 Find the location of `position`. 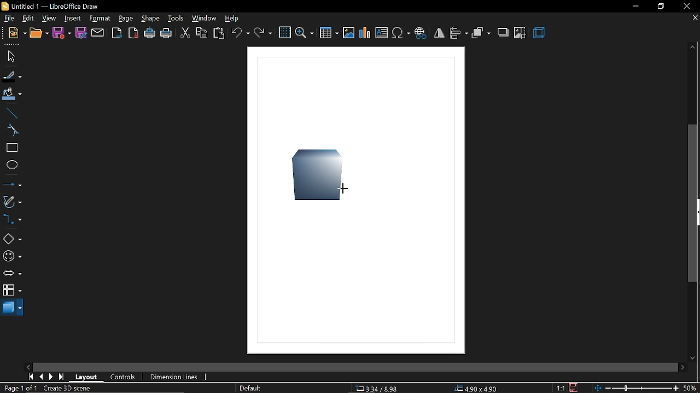

position is located at coordinates (477, 388).